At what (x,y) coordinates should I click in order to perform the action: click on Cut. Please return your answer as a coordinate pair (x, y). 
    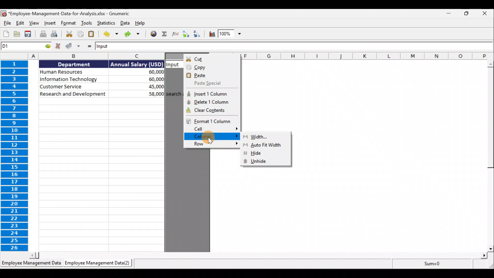
    Looking at the image, I should click on (212, 59).